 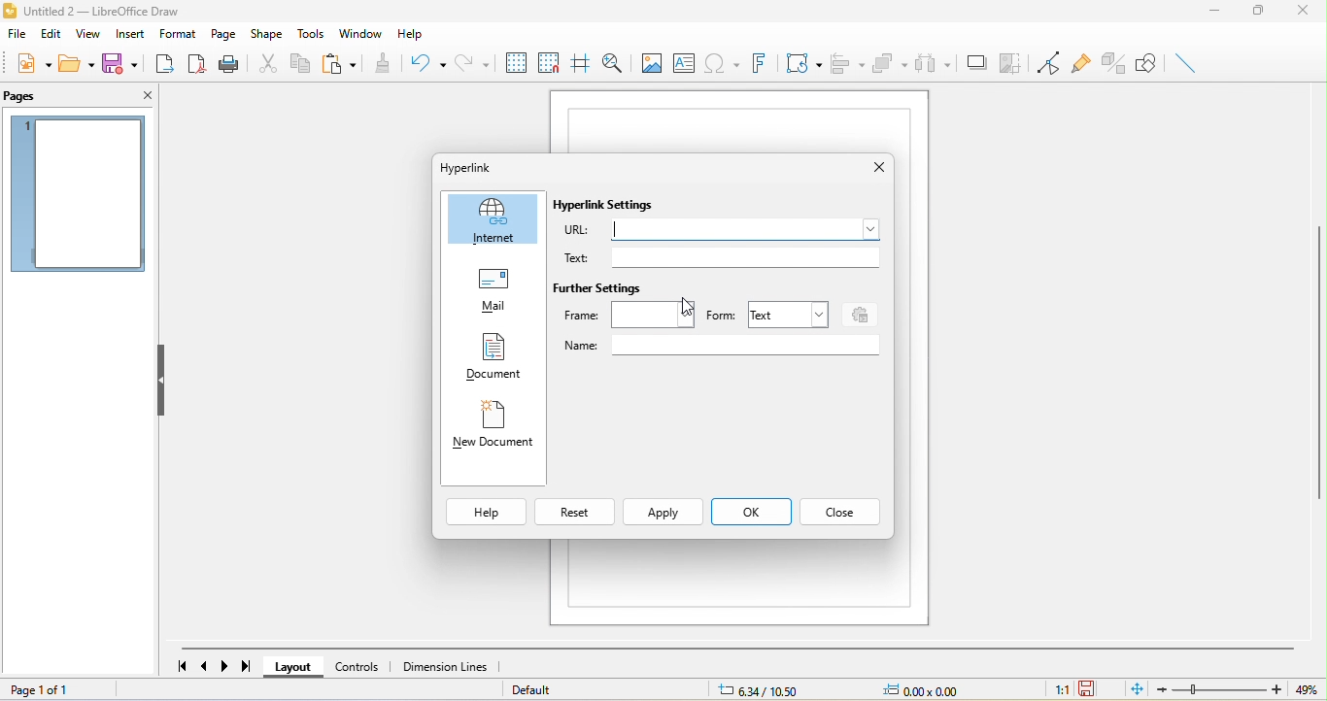 I want to click on hide, so click(x=162, y=379).